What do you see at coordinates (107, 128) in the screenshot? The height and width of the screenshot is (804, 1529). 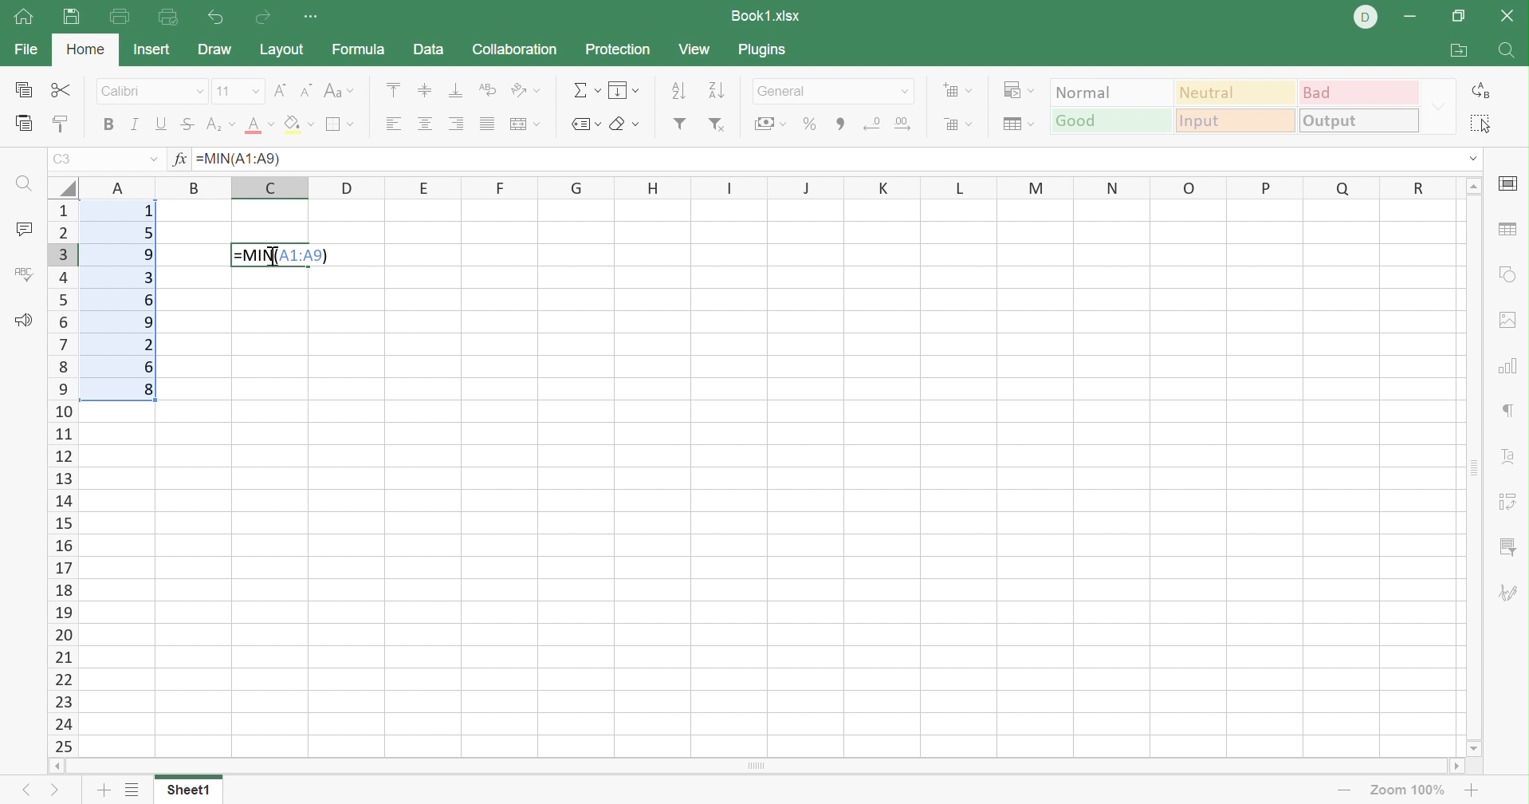 I see `Bold` at bounding box center [107, 128].